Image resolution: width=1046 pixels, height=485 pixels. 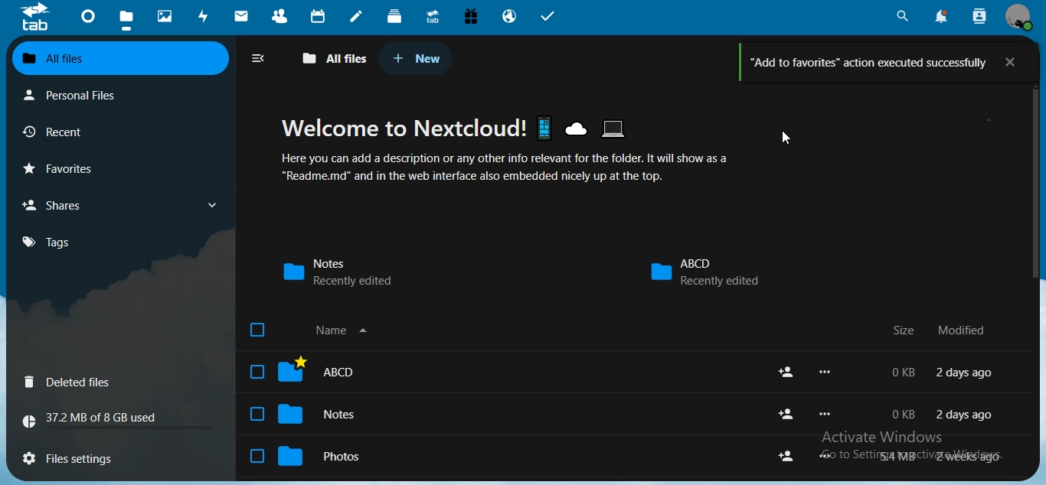 What do you see at coordinates (471, 18) in the screenshot?
I see `free email` at bounding box center [471, 18].